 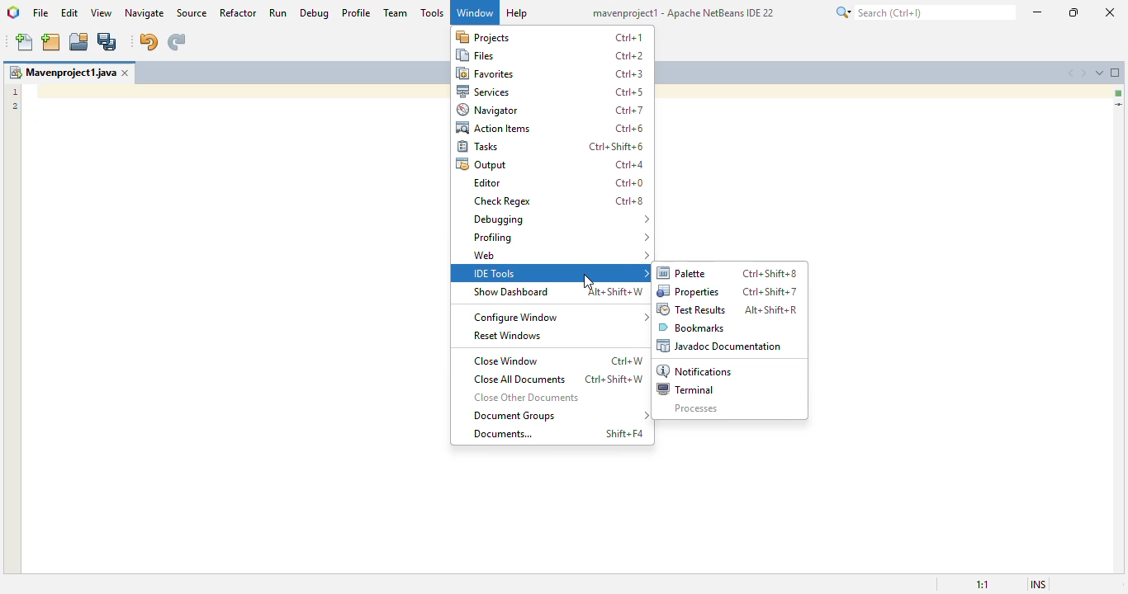 What do you see at coordinates (685, 12) in the screenshot?
I see `mavenproject1 - Apache Netbeans IDE 23` at bounding box center [685, 12].